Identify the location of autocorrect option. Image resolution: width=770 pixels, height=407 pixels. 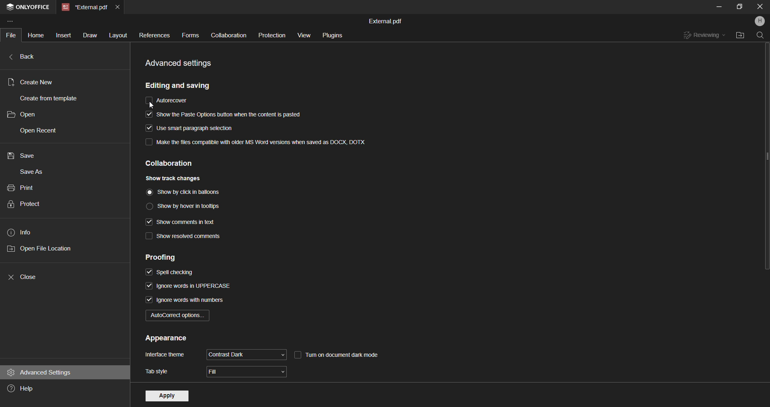
(178, 317).